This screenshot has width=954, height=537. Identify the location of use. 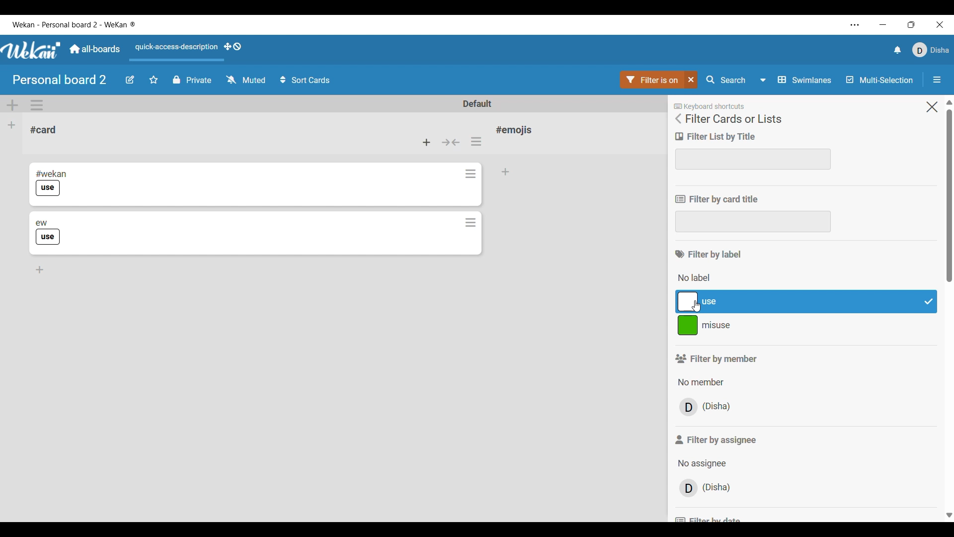
(763, 301).